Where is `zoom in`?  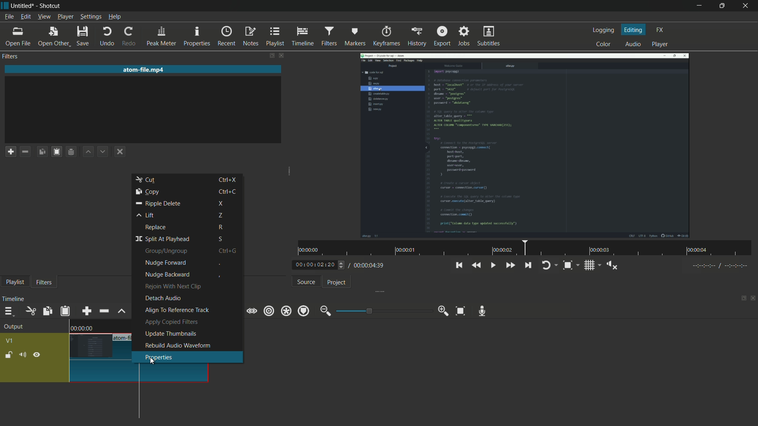 zoom in is located at coordinates (444, 310).